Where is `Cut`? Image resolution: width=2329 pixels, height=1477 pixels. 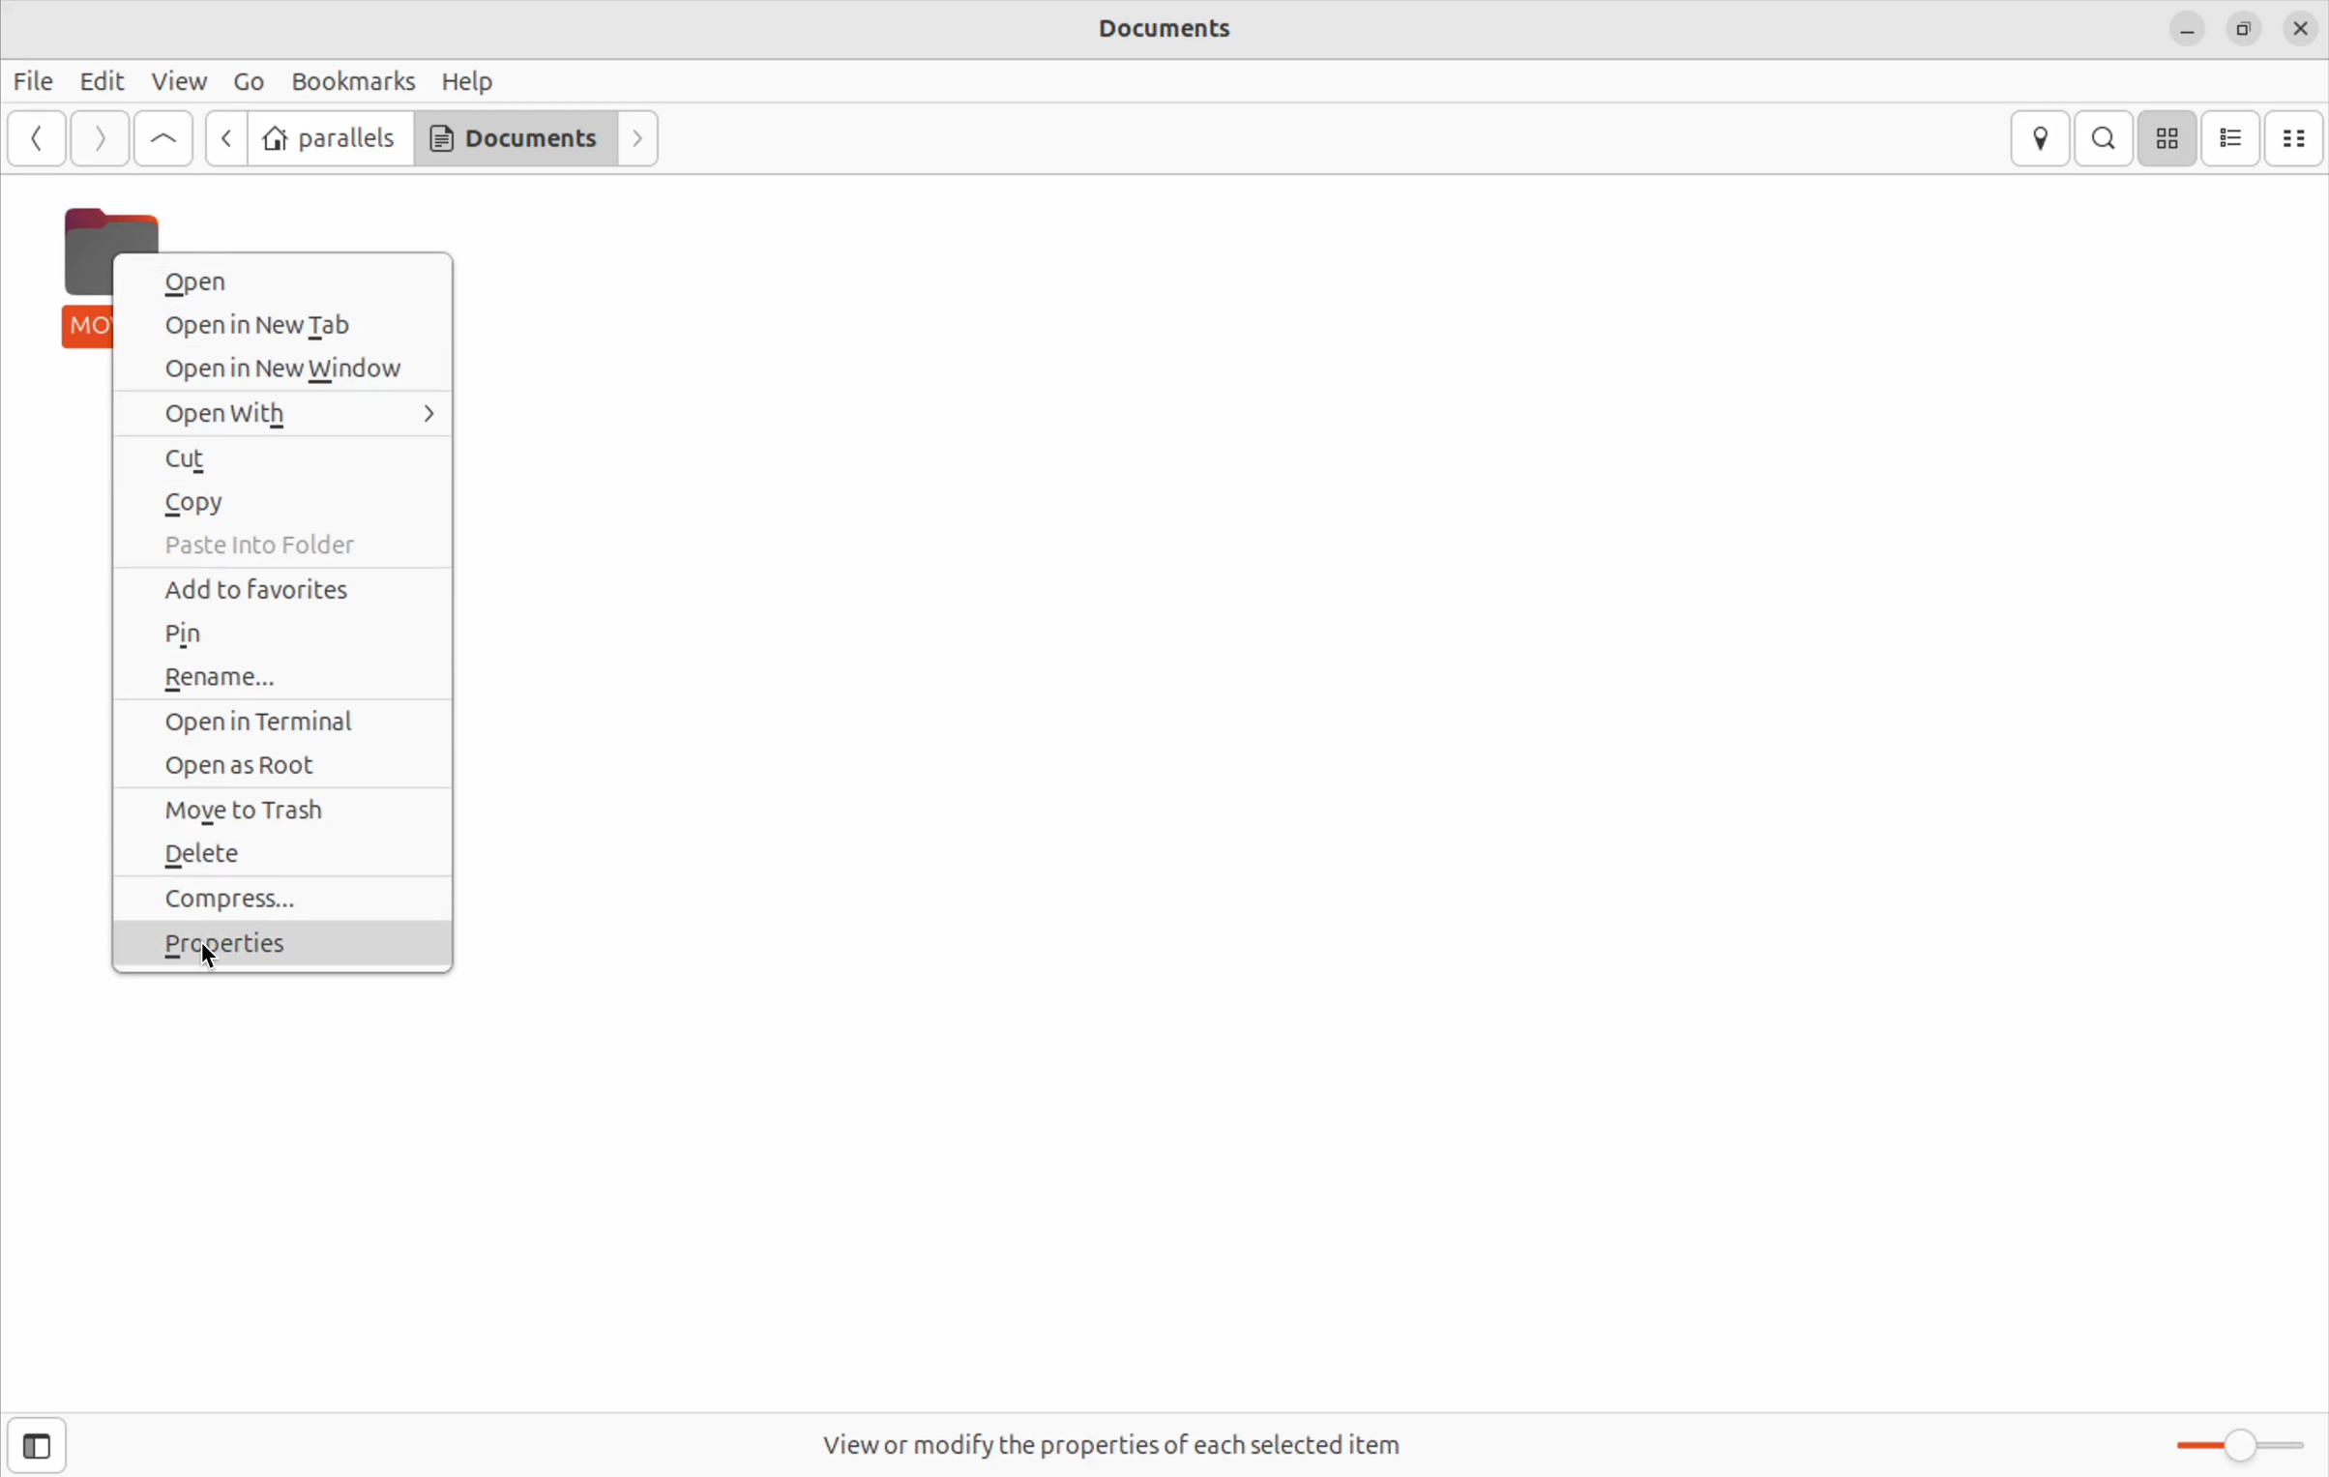 Cut is located at coordinates (282, 458).